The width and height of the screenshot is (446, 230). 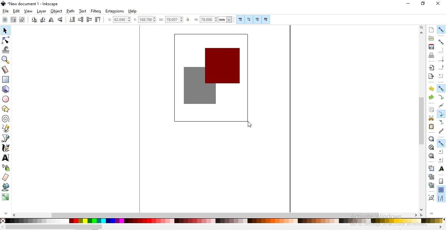 What do you see at coordinates (422, 121) in the screenshot?
I see `scrollbar` at bounding box center [422, 121].